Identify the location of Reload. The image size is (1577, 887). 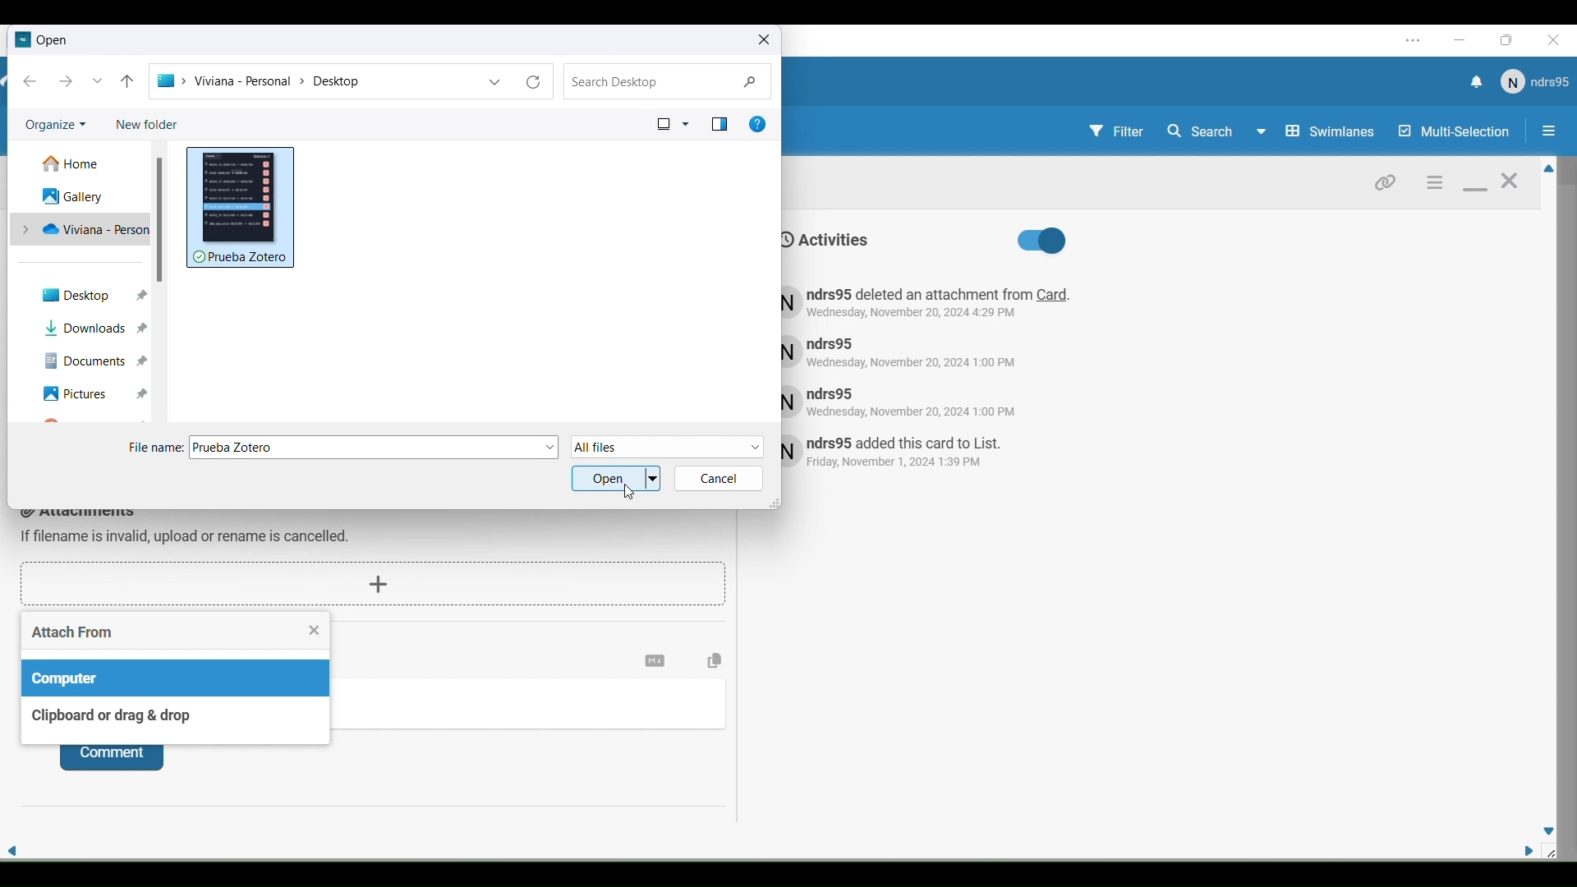
(534, 81).